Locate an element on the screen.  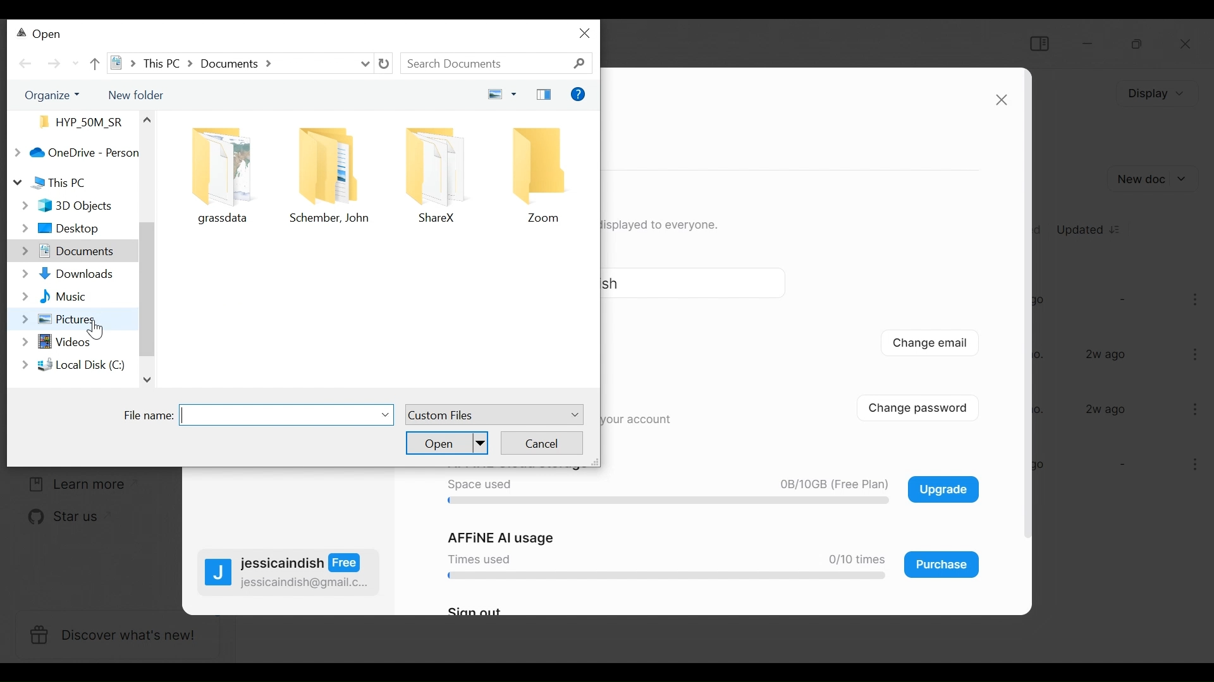
Parent is located at coordinates (94, 63).